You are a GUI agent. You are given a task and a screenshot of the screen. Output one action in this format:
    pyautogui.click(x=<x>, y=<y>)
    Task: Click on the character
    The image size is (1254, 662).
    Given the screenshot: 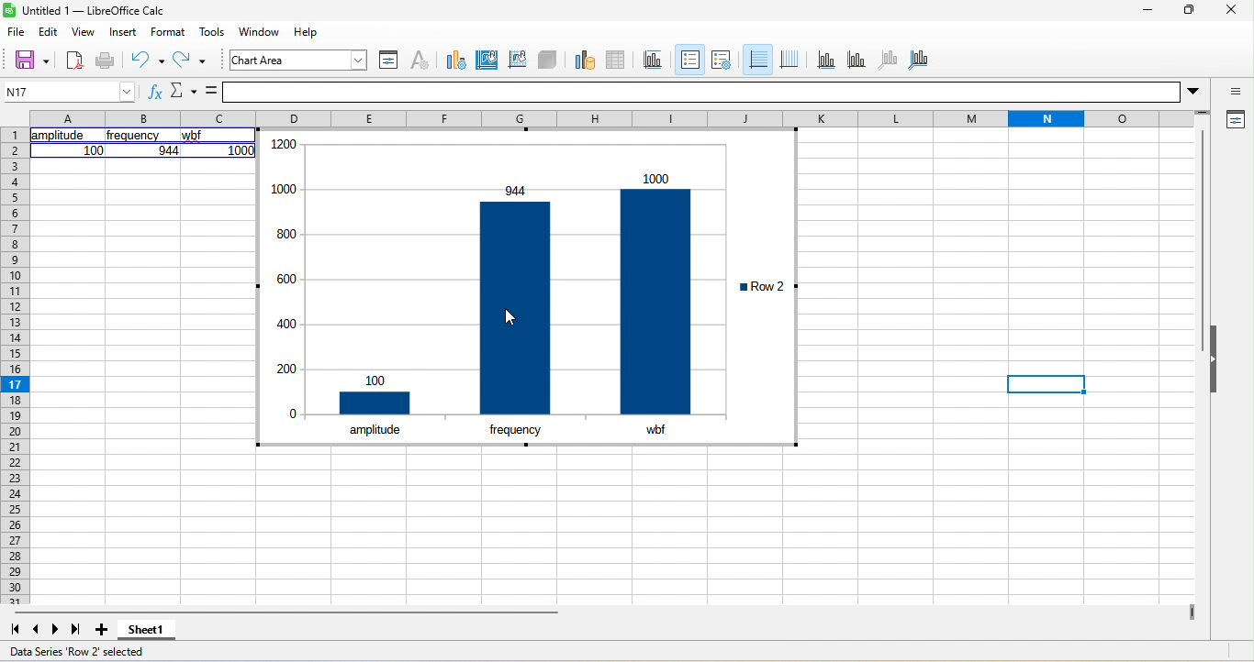 What is the action you would take?
    pyautogui.click(x=421, y=60)
    